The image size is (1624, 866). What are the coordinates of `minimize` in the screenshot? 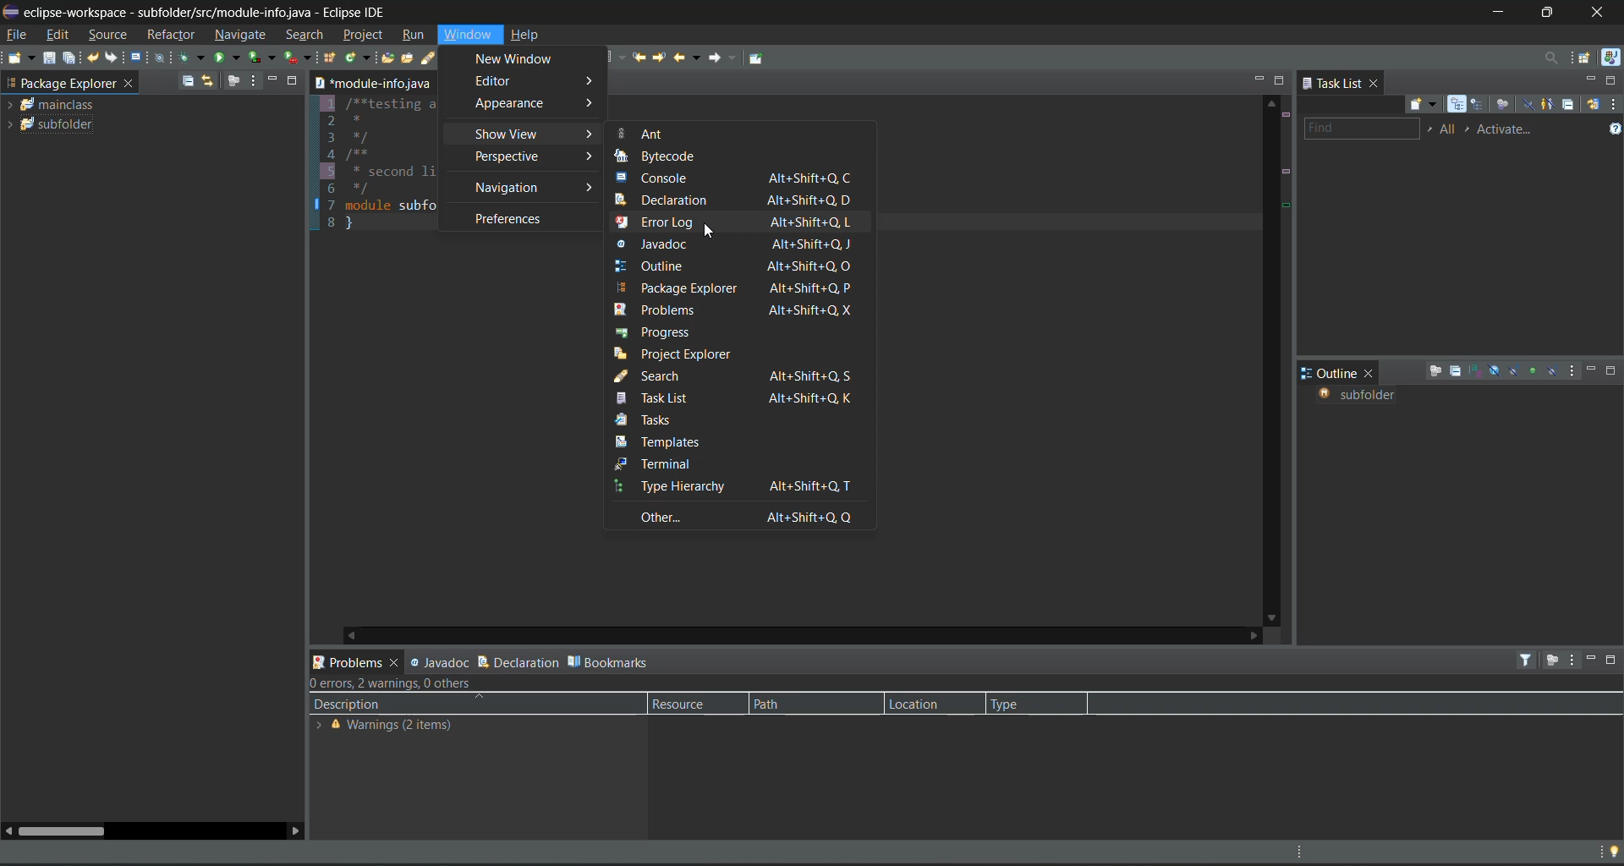 It's located at (1594, 370).